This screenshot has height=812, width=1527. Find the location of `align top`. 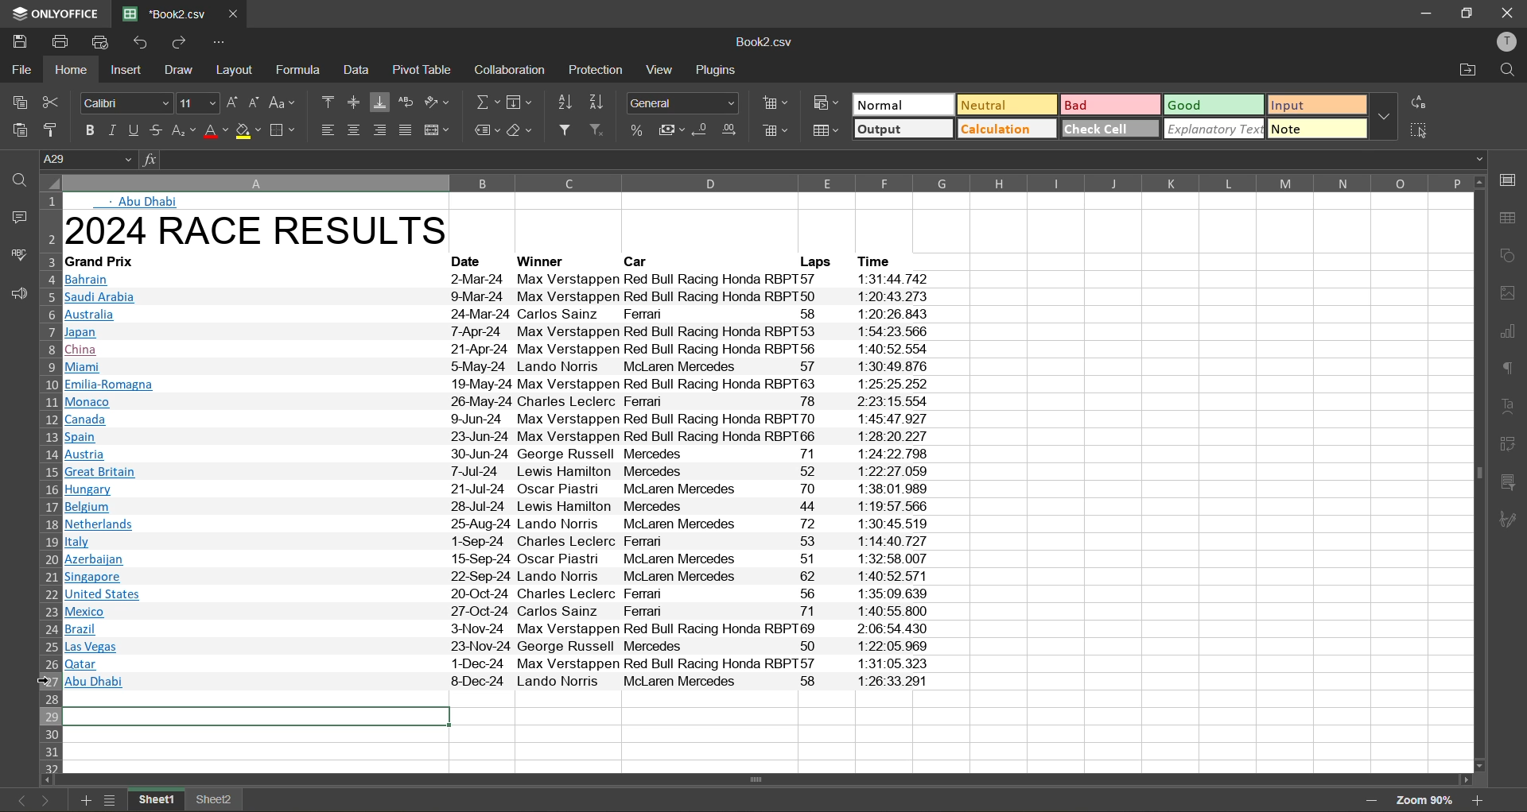

align top is located at coordinates (328, 104).